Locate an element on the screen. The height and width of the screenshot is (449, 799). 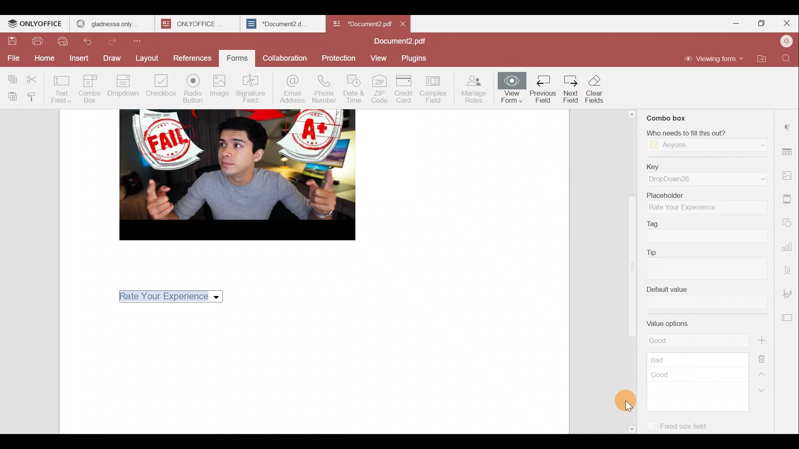
Collaboration is located at coordinates (284, 58).